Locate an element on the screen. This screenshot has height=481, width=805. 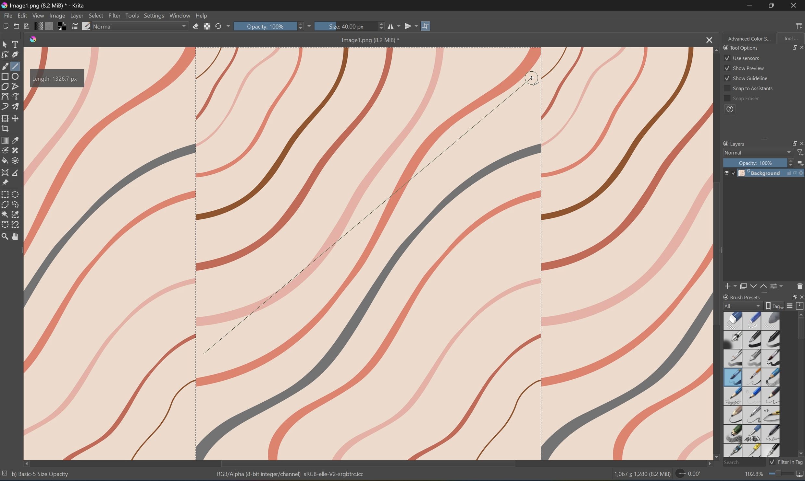
Opacity: 100% is located at coordinates (756, 163).